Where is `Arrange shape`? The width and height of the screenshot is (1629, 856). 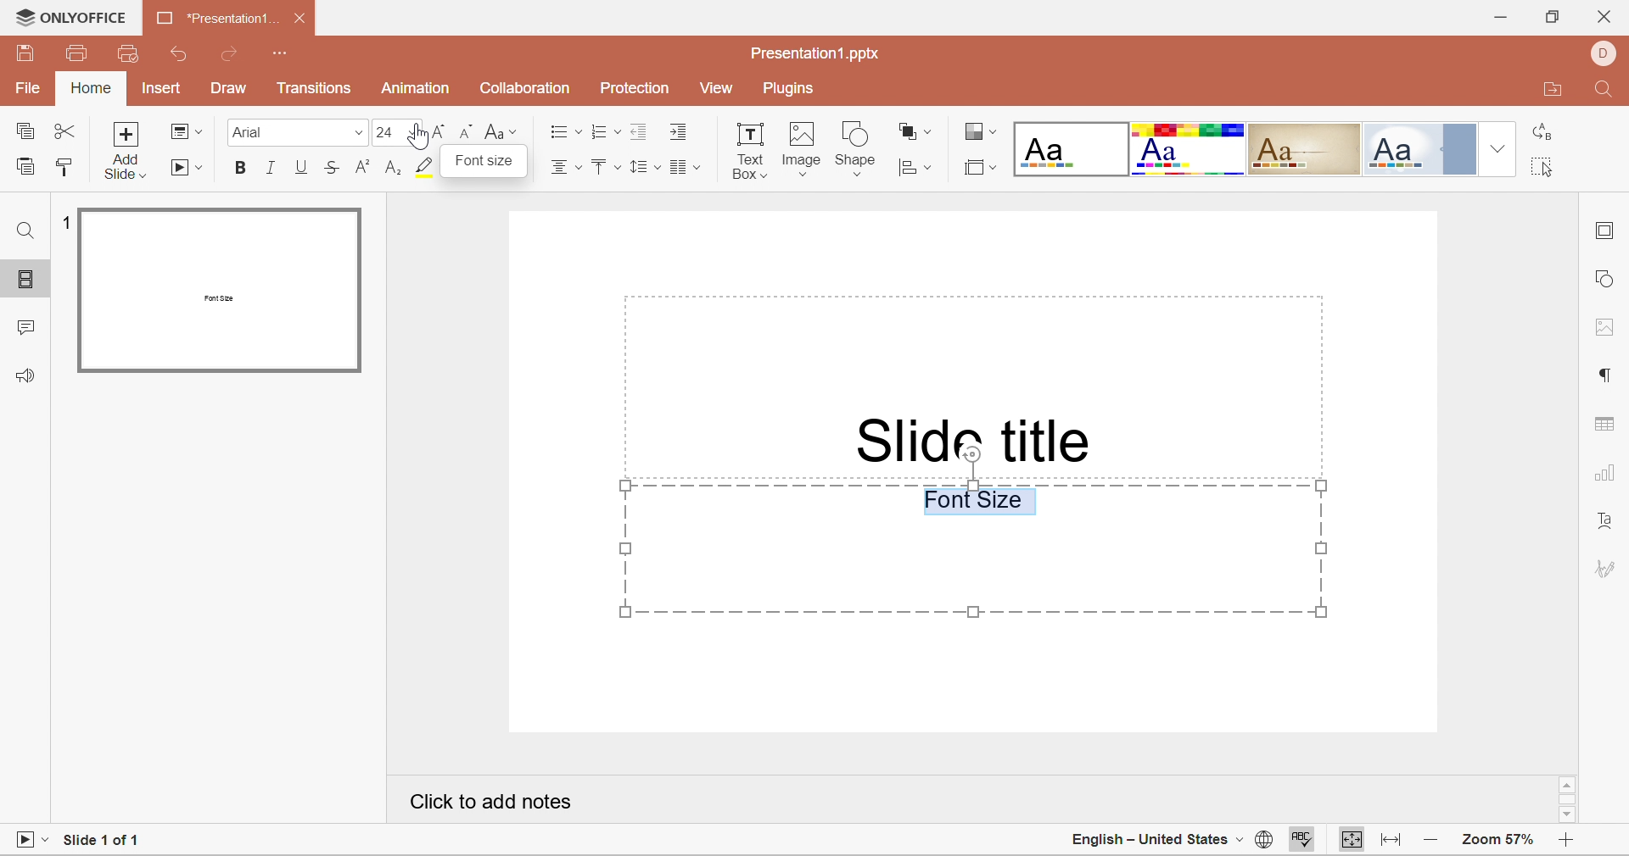
Arrange shape is located at coordinates (914, 131).